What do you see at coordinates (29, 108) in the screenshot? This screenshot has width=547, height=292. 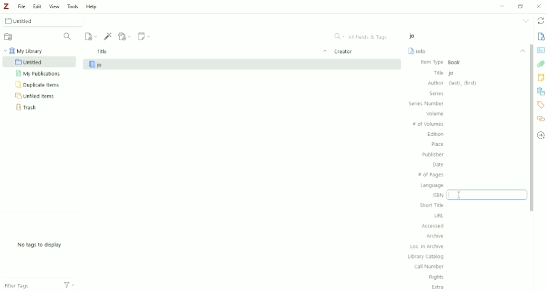 I see `Trash` at bounding box center [29, 108].